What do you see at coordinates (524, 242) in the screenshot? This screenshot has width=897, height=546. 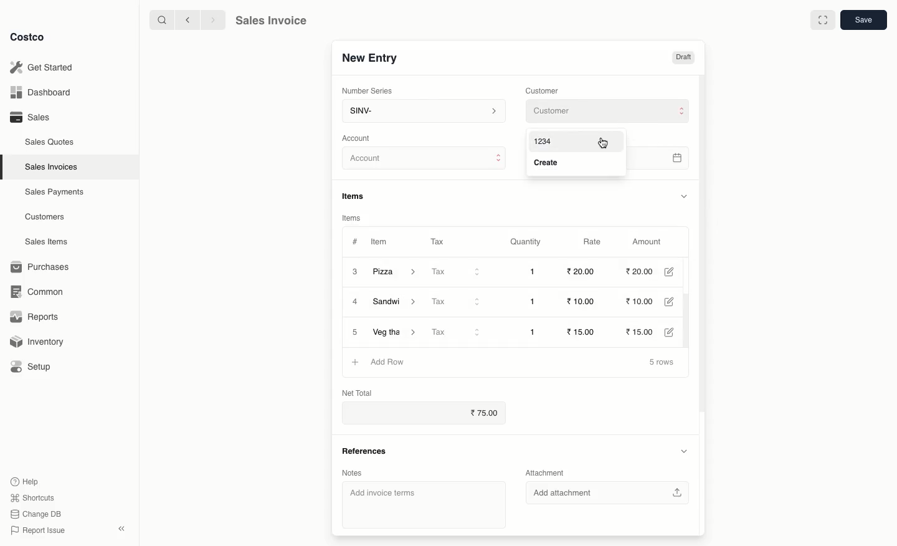 I see `Quantity` at bounding box center [524, 242].